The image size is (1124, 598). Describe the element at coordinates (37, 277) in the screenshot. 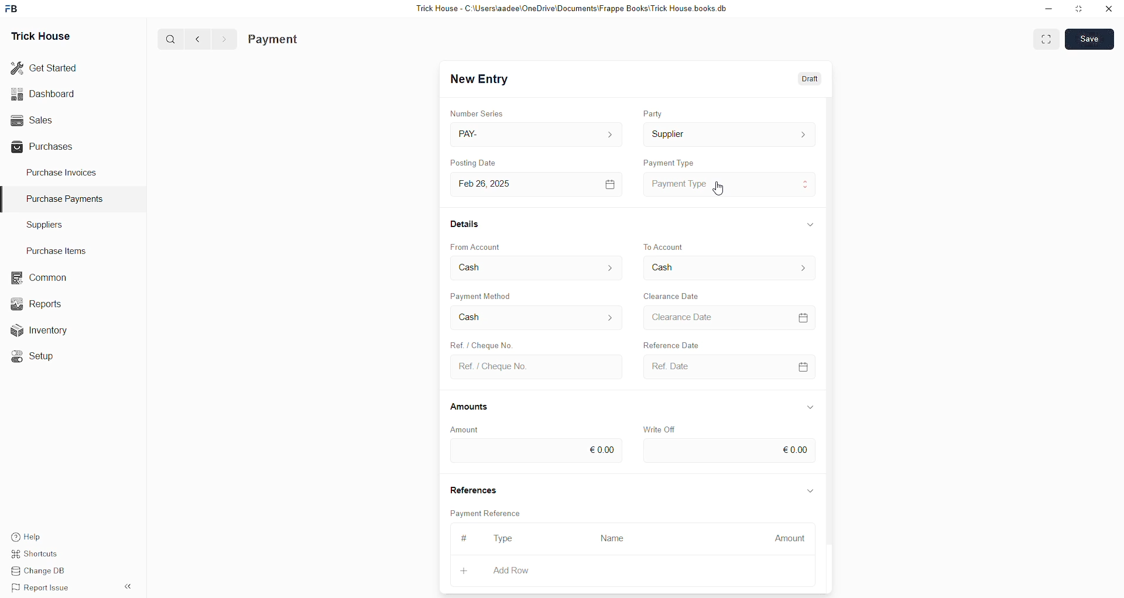

I see `Common` at that location.